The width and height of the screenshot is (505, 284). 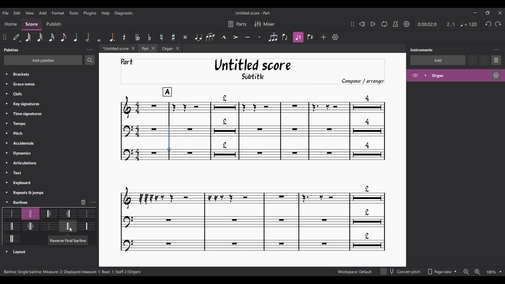 I want to click on Close Part tab, so click(x=153, y=48).